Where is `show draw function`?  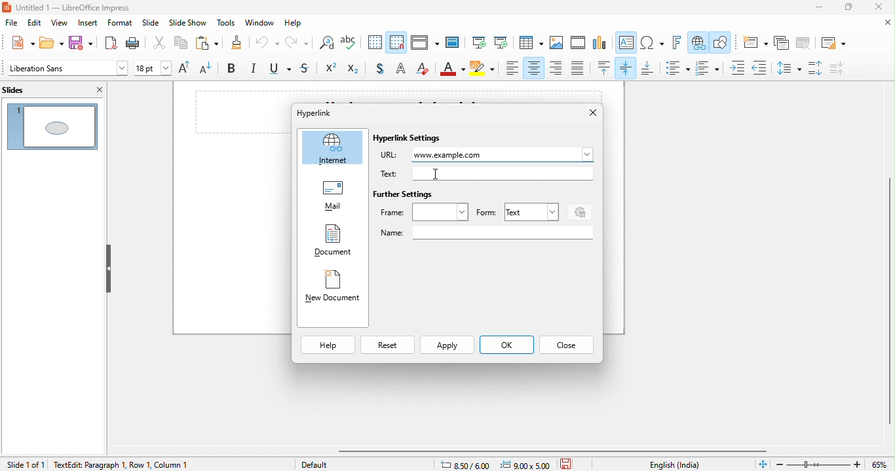 show draw function is located at coordinates (721, 44).